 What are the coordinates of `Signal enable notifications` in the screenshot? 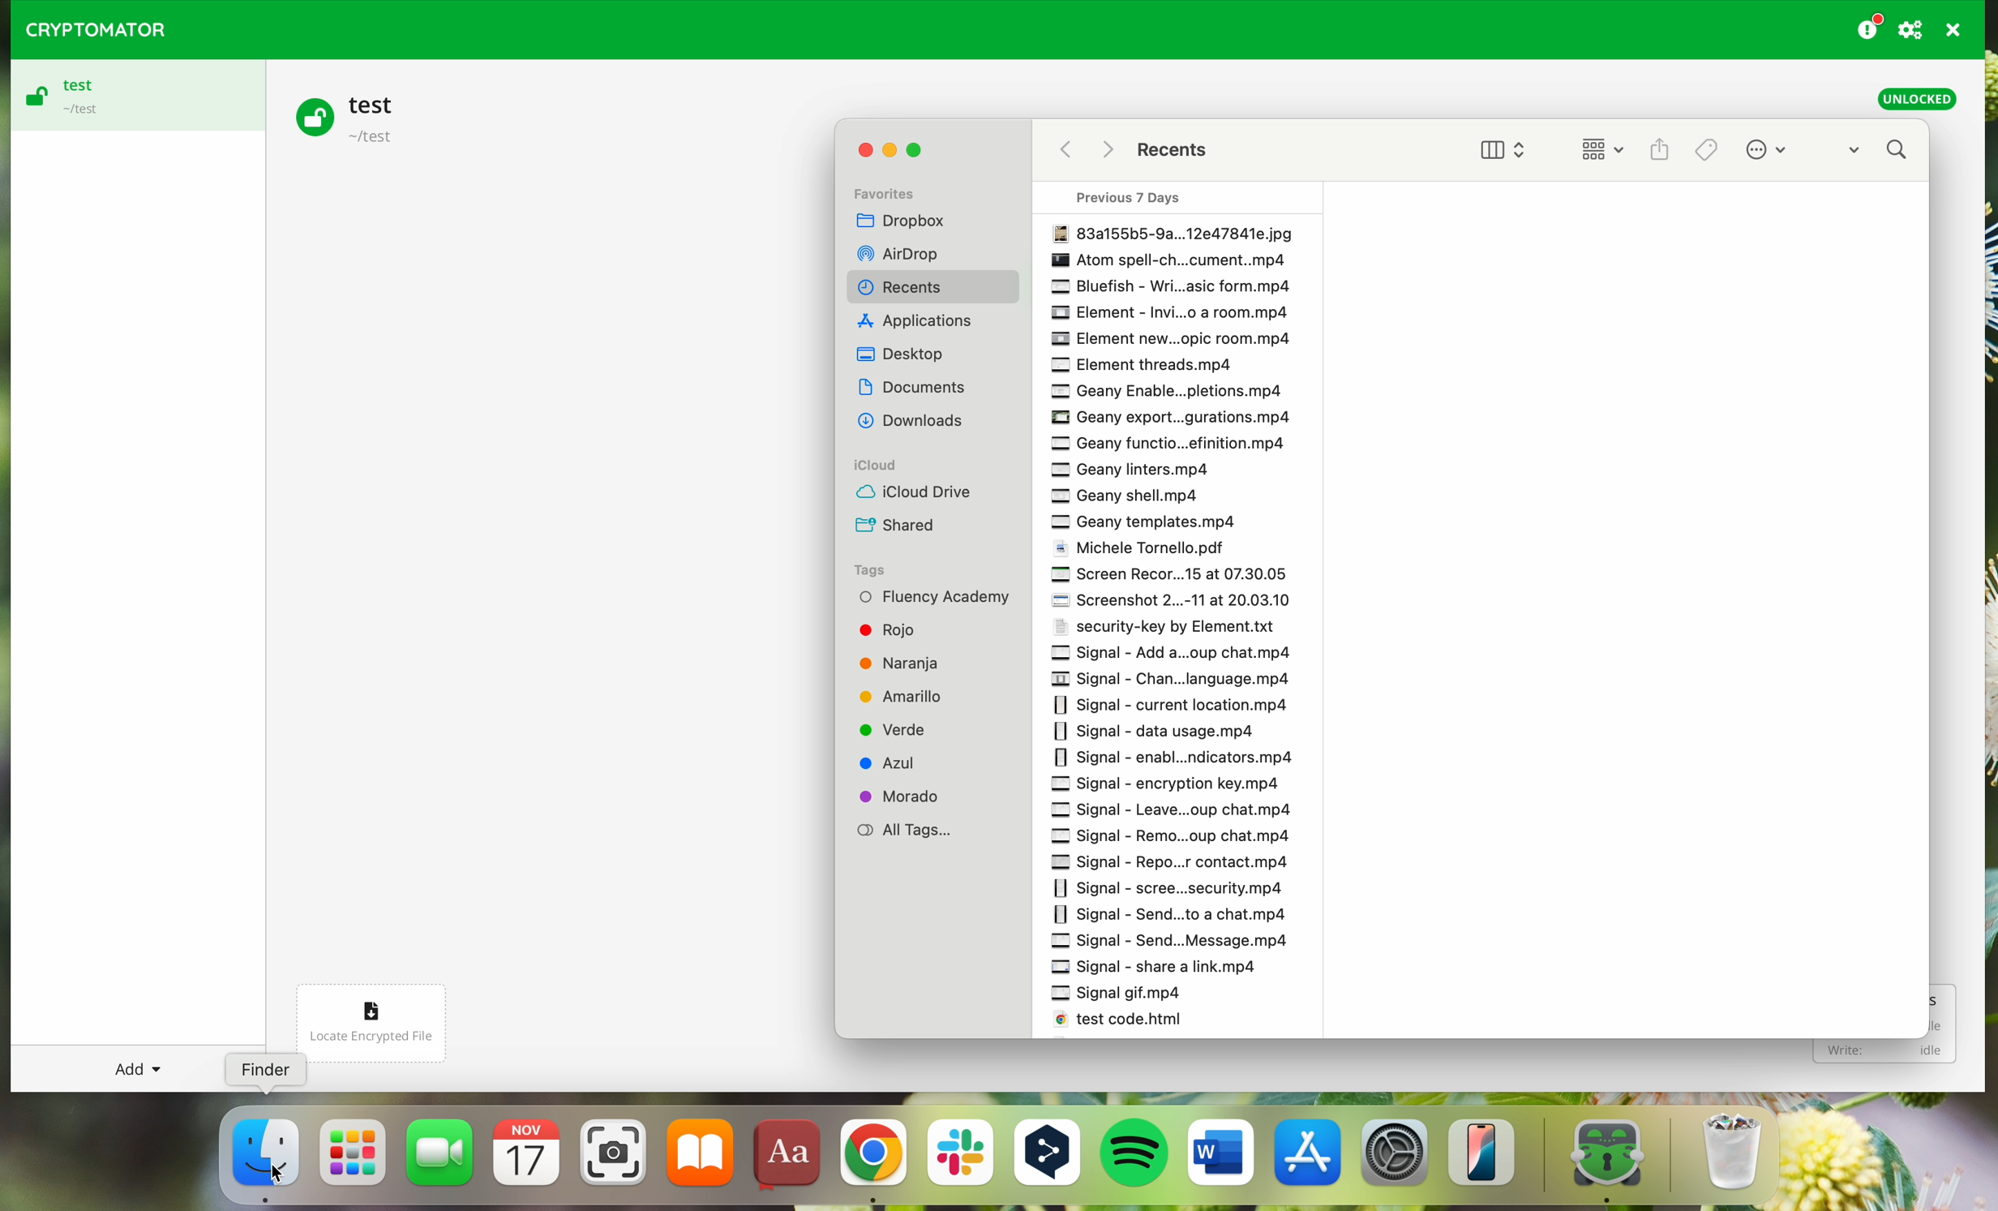 It's located at (1174, 756).